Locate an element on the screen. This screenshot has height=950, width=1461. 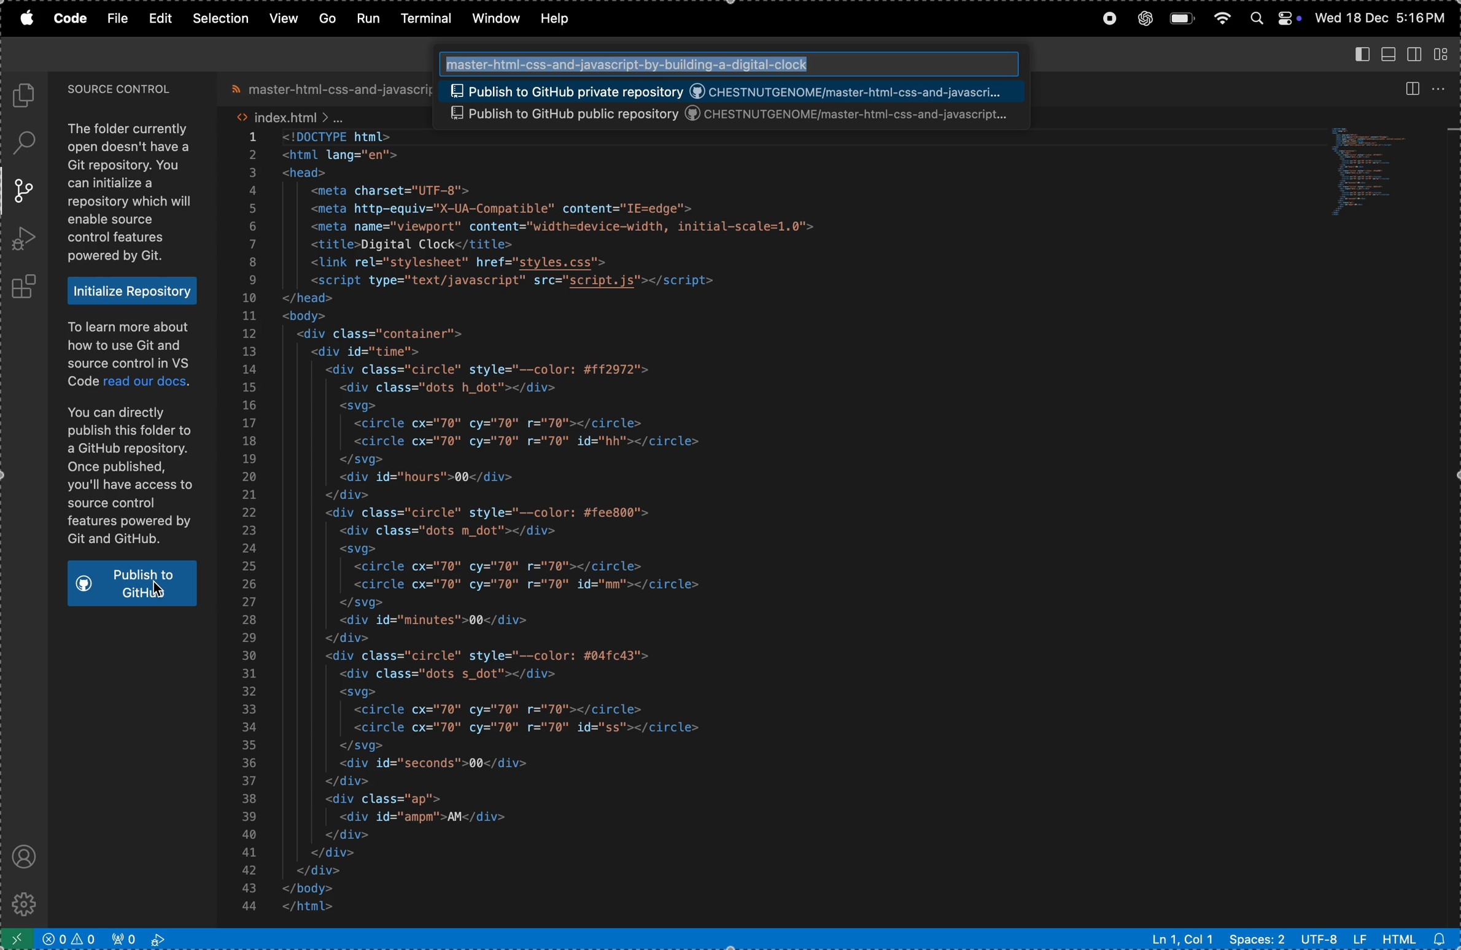
profile is located at coordinates (21, 854).